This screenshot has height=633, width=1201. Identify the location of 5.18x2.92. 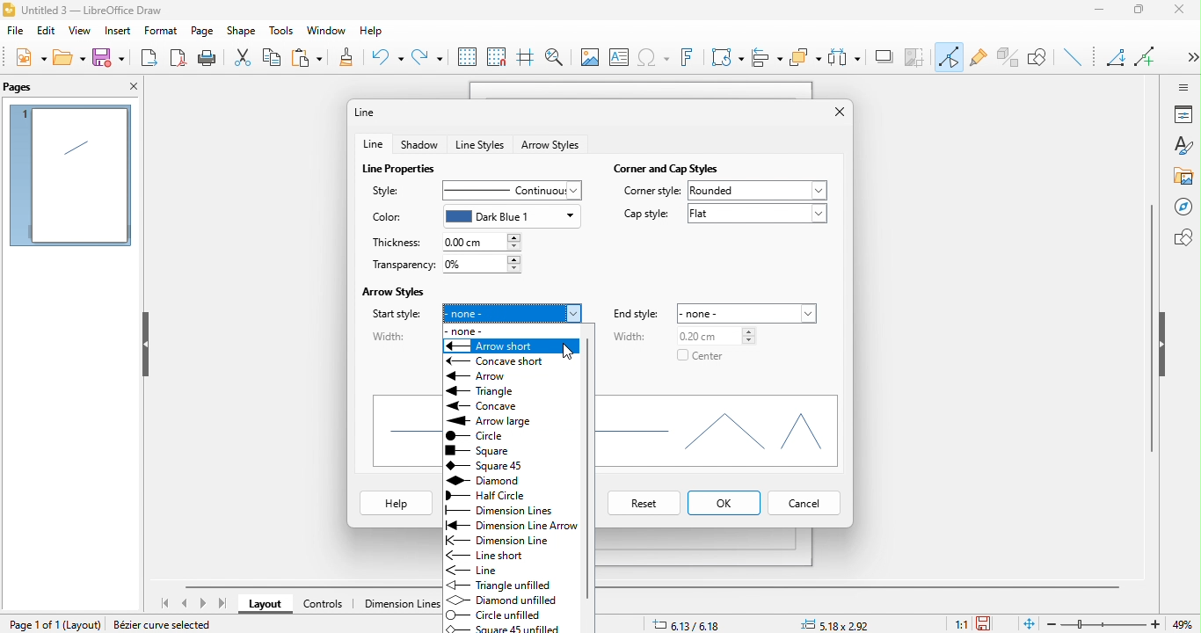
(841, 625).